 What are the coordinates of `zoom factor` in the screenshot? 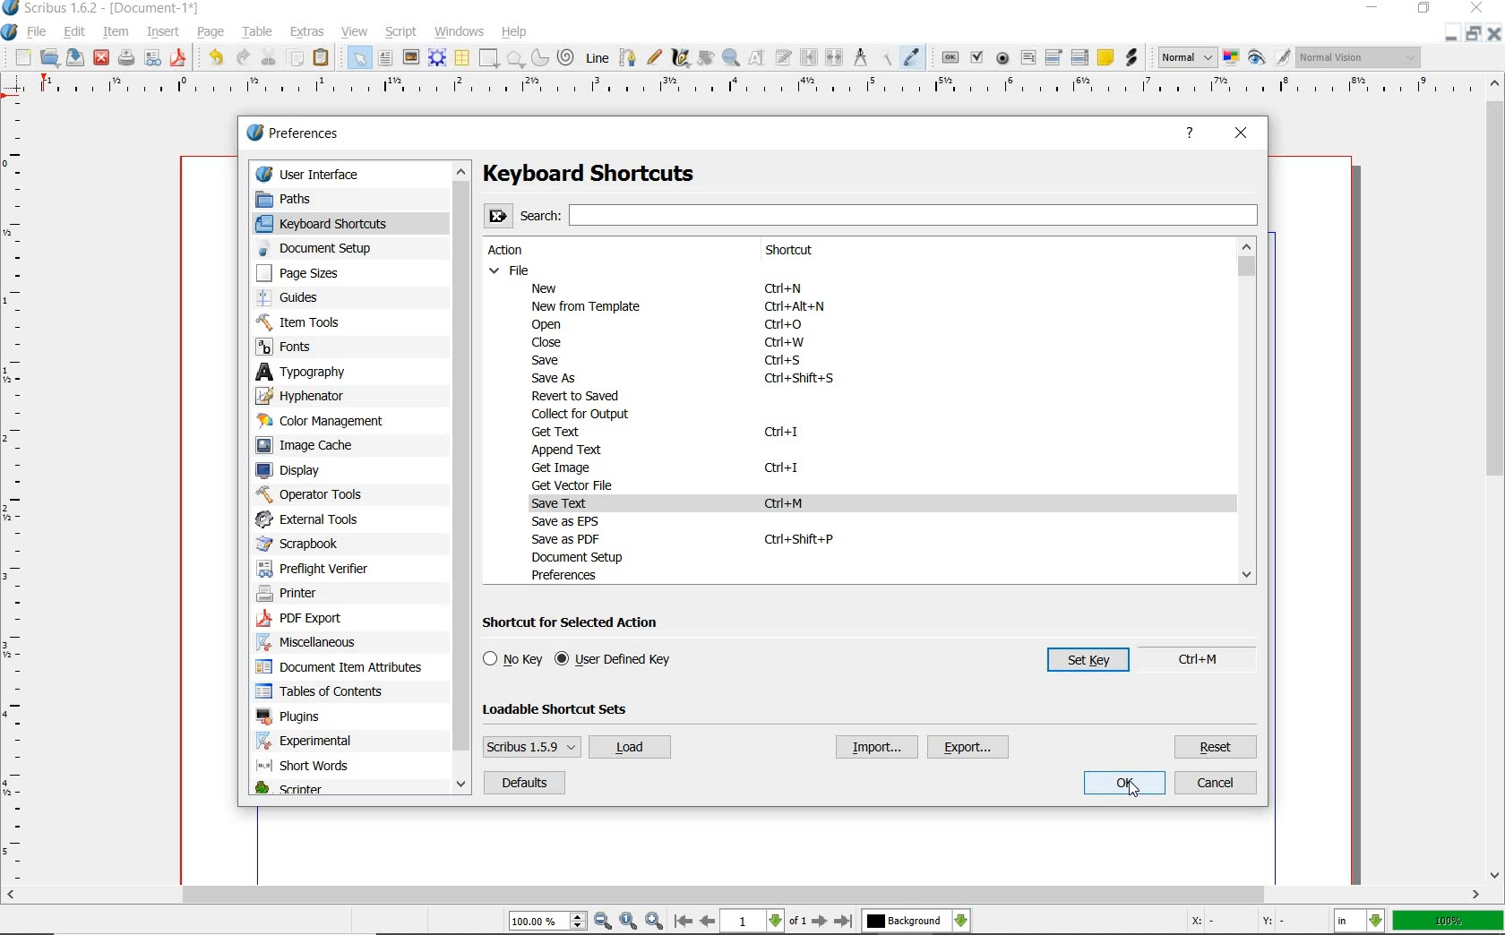 It's located at (1449, 922).